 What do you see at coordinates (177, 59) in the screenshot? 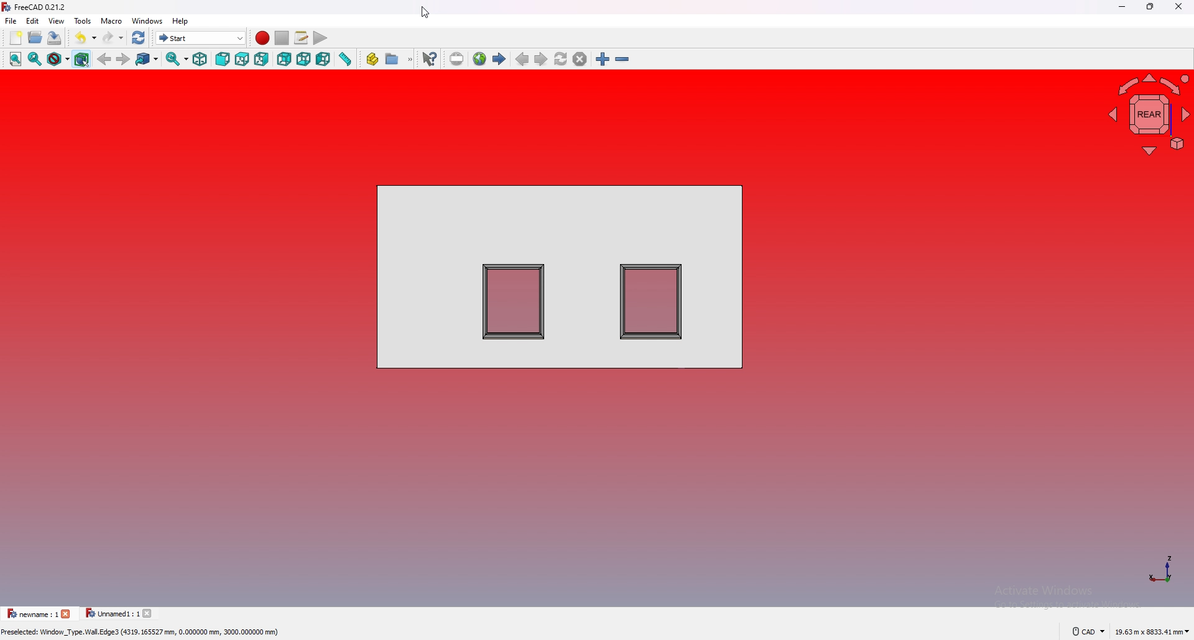
I see `sync view` at bounding box center [177, 59].